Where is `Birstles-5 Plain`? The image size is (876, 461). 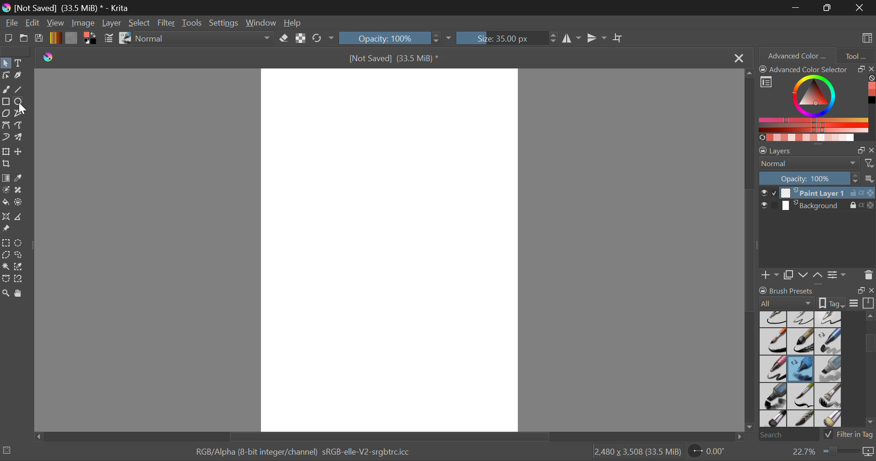
Birstles-5 Plain is located at coordinates (830, 419).